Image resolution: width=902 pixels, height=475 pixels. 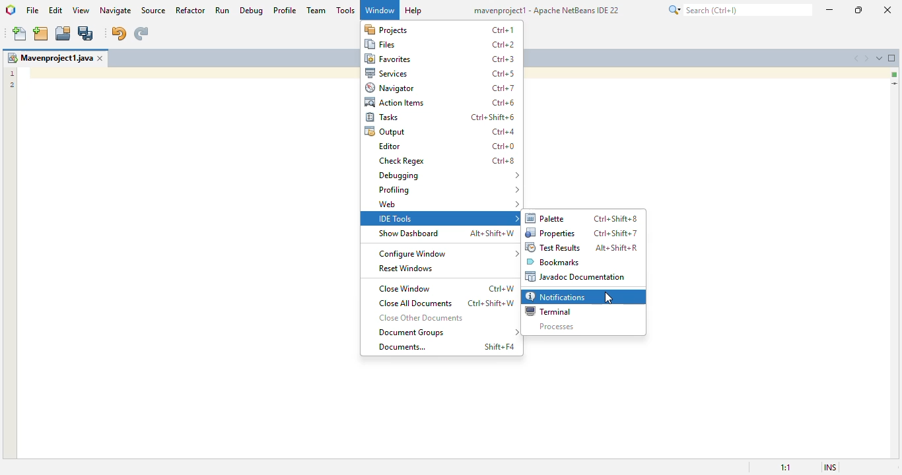 I want to click on scroll documents right, so click(x=868, y=58).